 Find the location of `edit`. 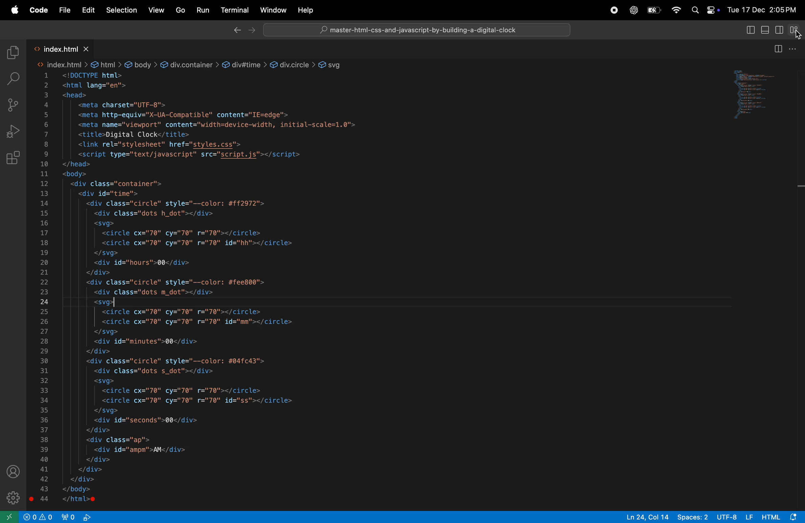

edit is located at coordinates (89, 10).